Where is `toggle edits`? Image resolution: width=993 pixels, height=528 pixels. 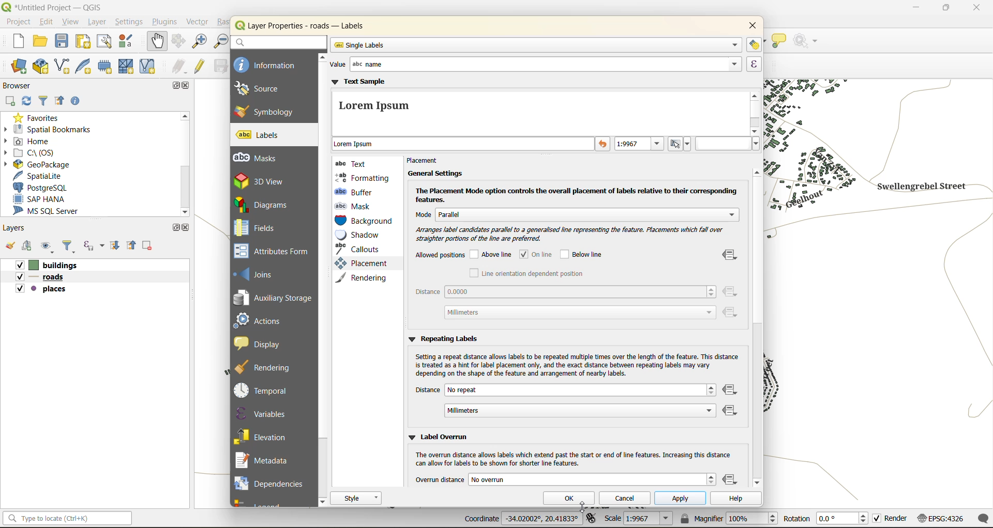
toggle edits is located at coordinates (202, 67).